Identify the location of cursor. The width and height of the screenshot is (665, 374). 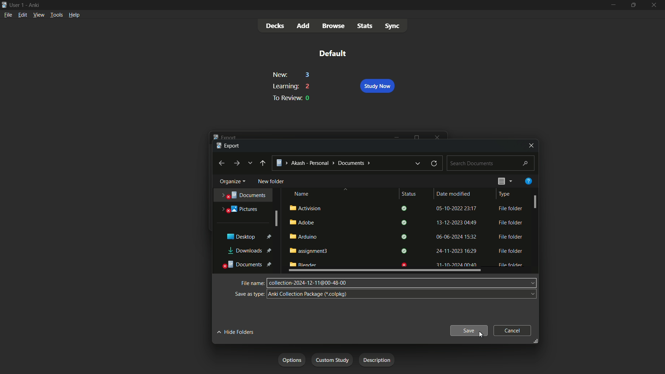
(480, 335).